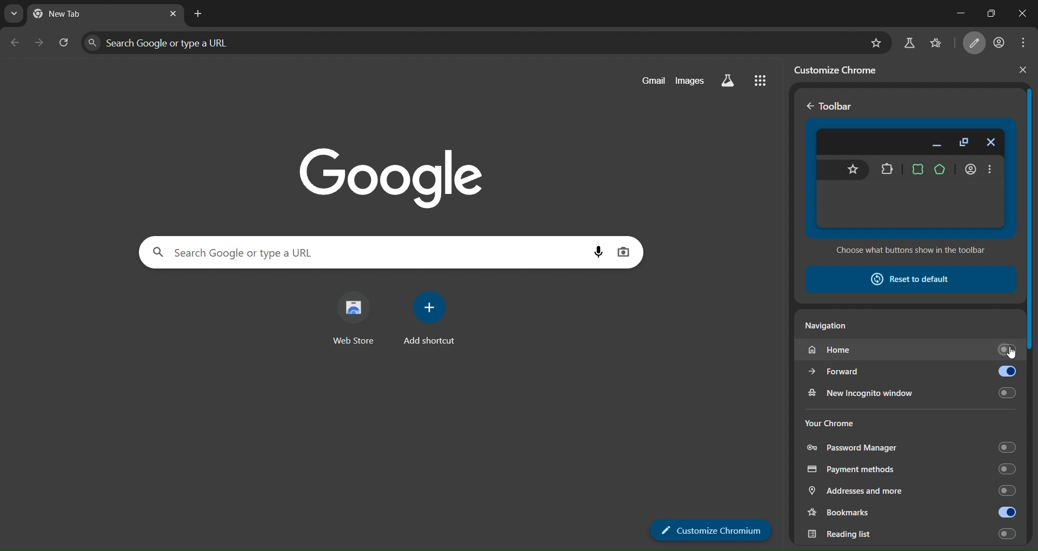 The width and height of the screenshot is (1038, 551). What do you see at coordinates (692, 80) in the screenshot?
I see `images` at bounding box center [692, 80].